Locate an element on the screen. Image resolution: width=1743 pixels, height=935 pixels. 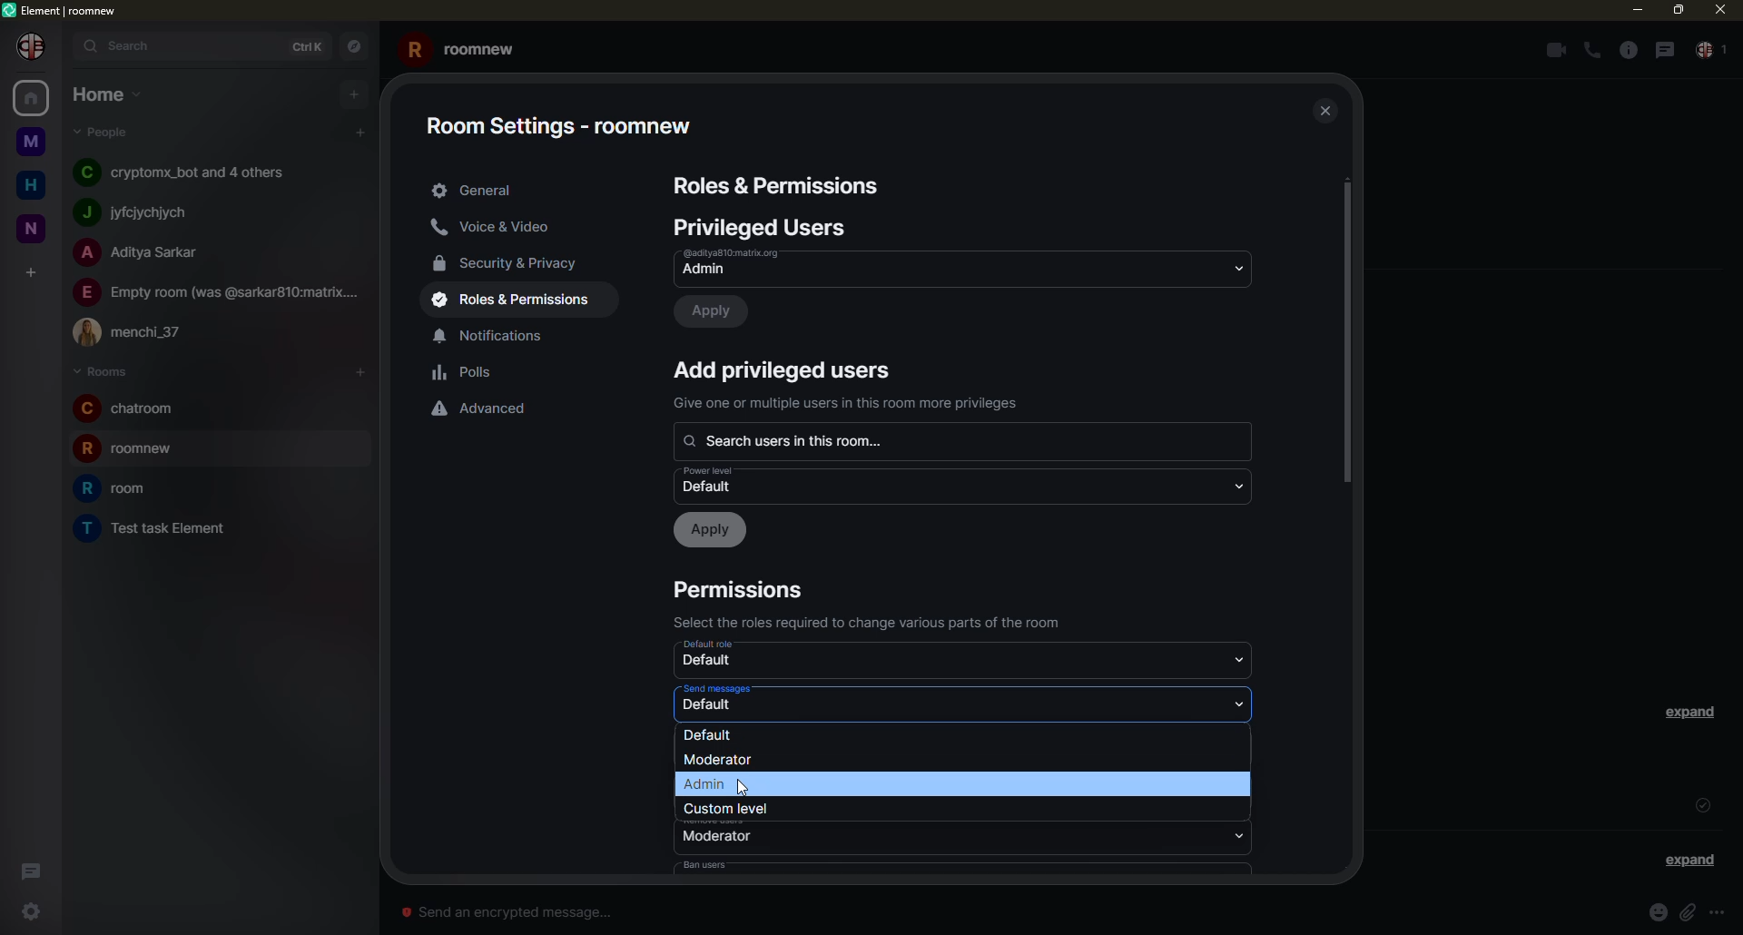
moderator is located at coordinates (717, 837).